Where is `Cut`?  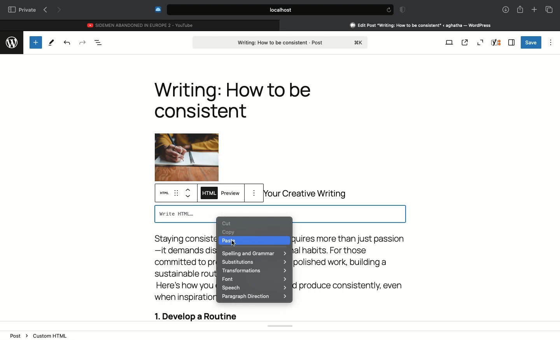
Cut is located at coordinates (228, 223).